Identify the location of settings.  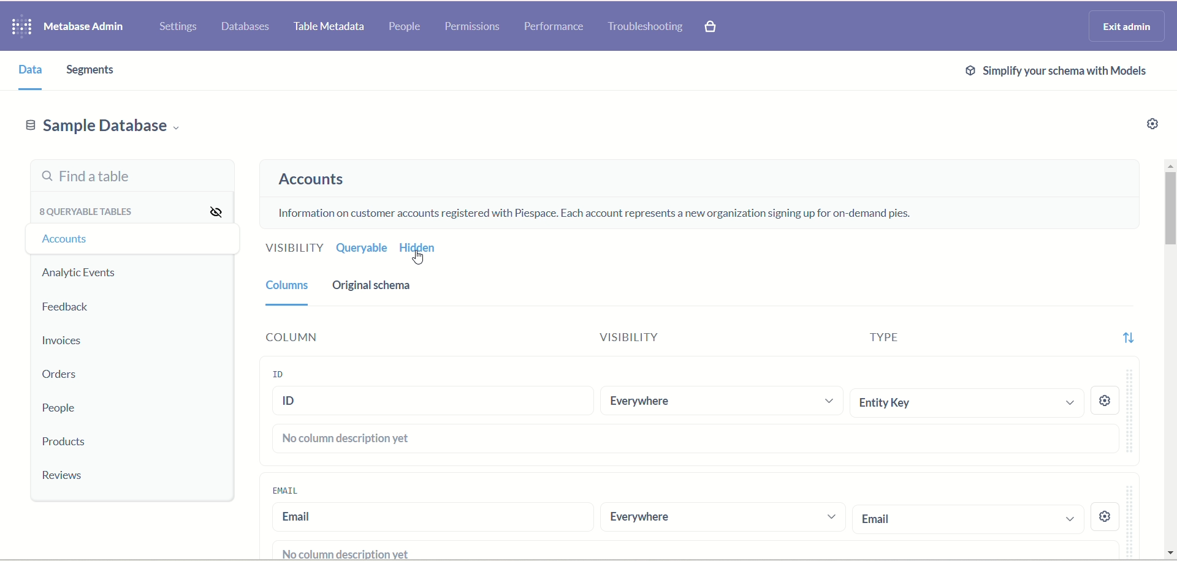
(179, 28).